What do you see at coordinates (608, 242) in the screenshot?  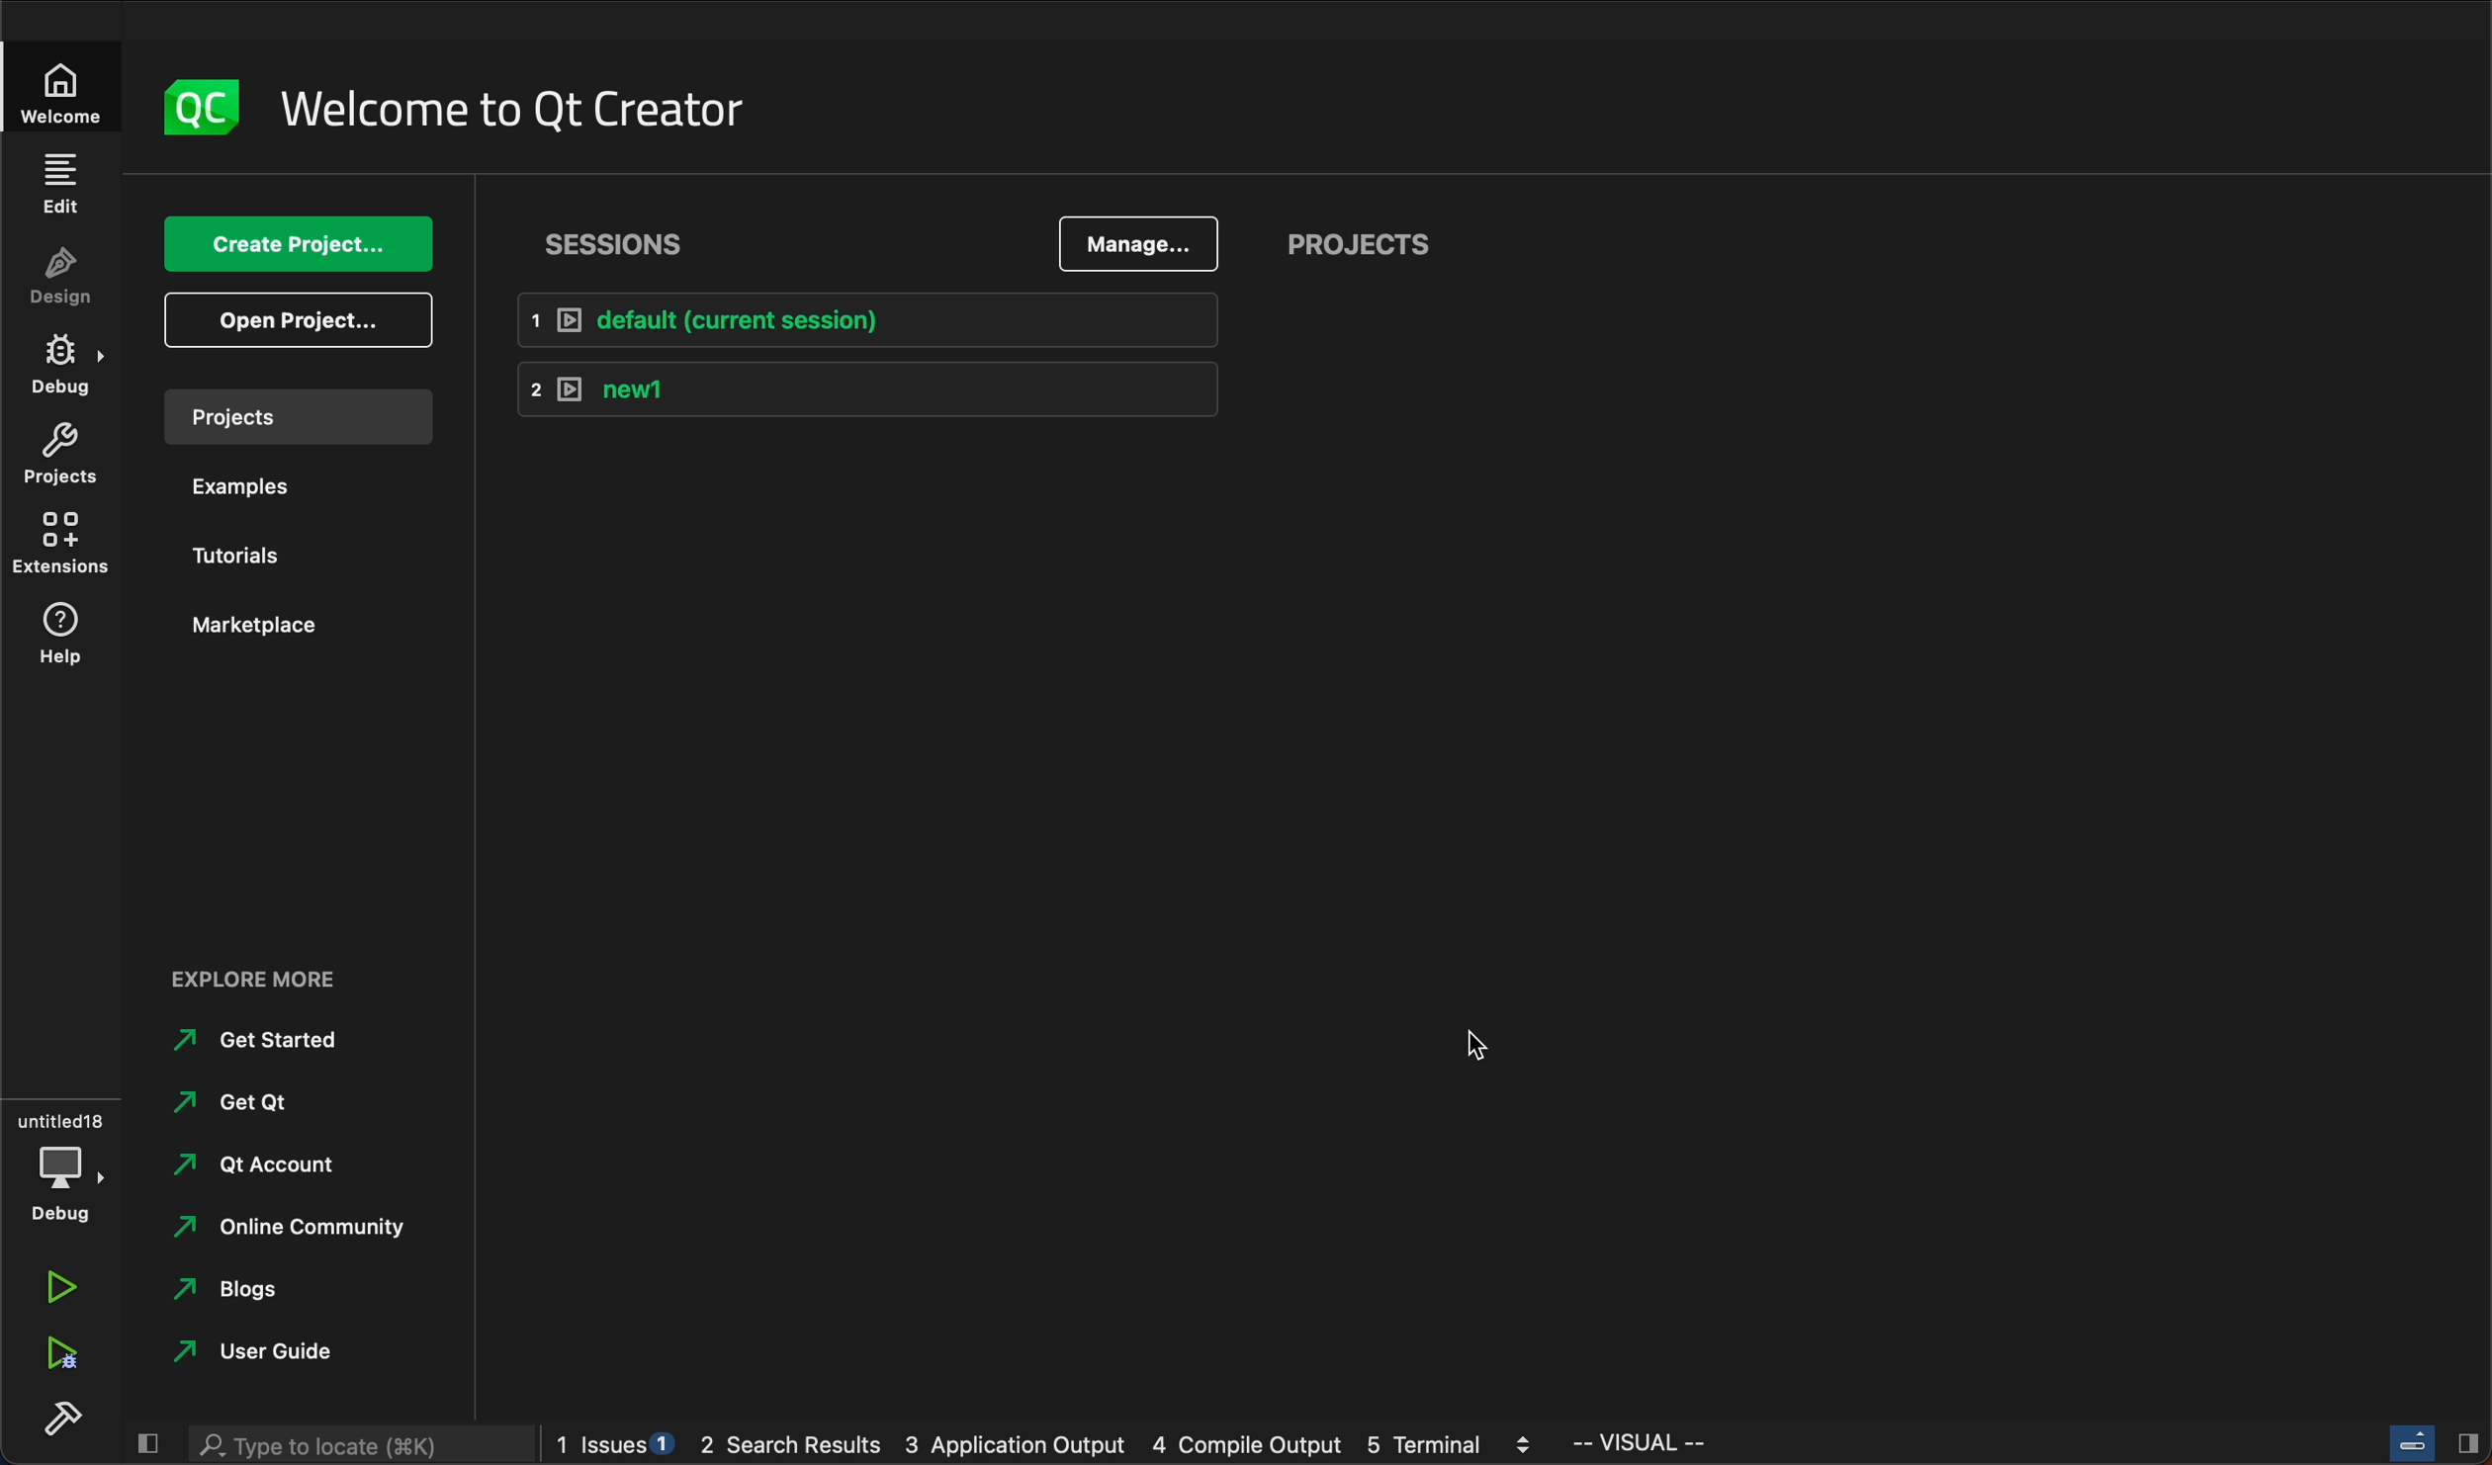 I see `sessions` at bounding box center [608, 242].